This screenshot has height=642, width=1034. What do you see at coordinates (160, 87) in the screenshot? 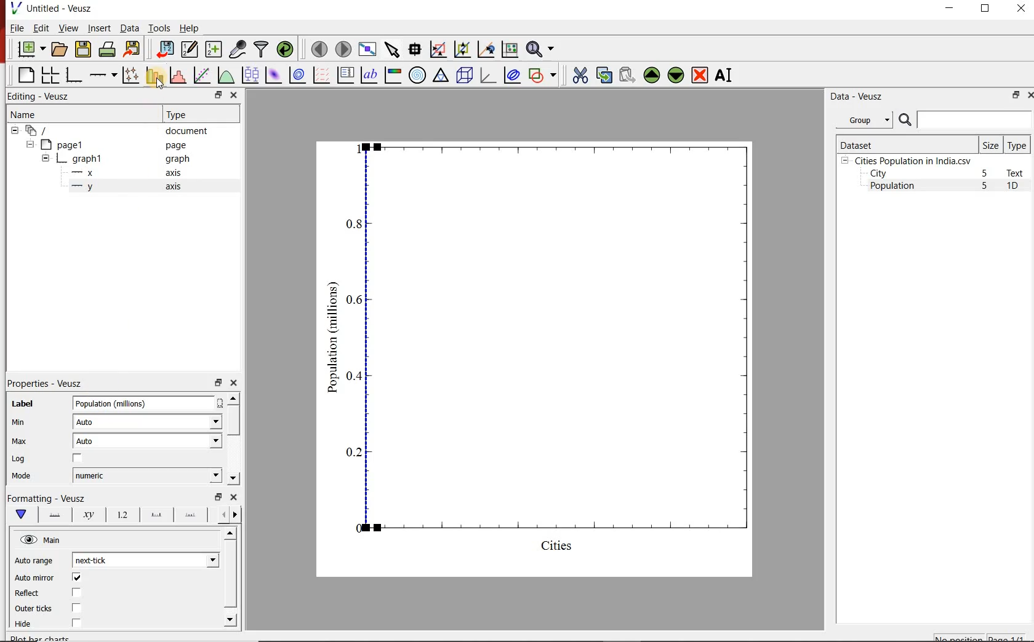
I see `cursor` at bounding box center [160, 87].